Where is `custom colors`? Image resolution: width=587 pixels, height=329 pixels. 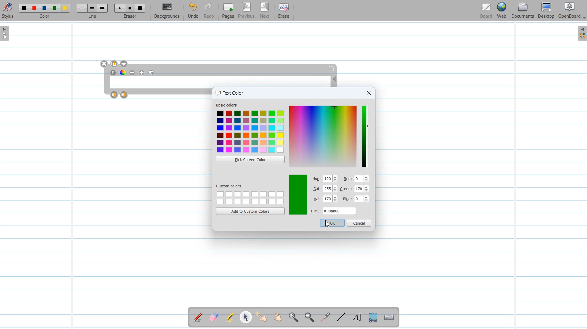 custom colors is located at coordinates (230, 186).